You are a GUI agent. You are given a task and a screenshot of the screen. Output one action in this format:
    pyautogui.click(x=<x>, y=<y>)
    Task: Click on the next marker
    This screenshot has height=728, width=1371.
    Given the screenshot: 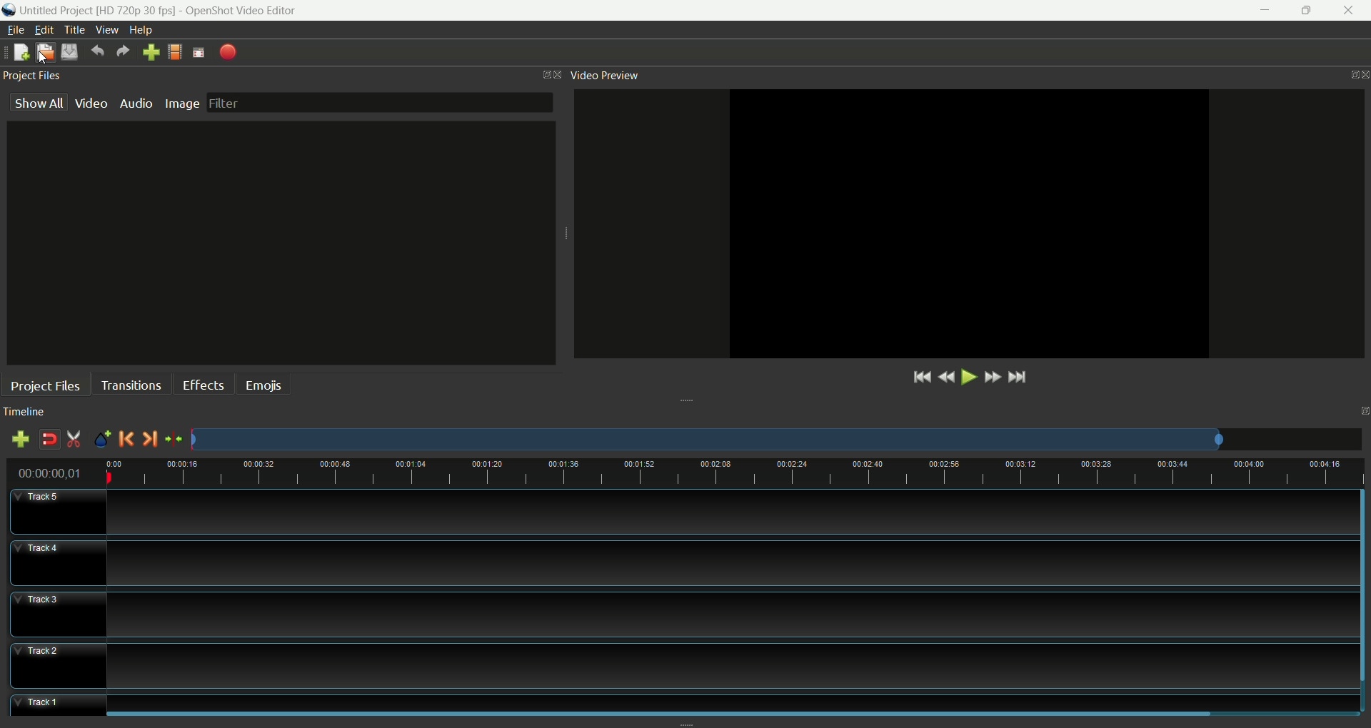 What is the action you would take?
    pyautogui.click(x=149, y=439)
    